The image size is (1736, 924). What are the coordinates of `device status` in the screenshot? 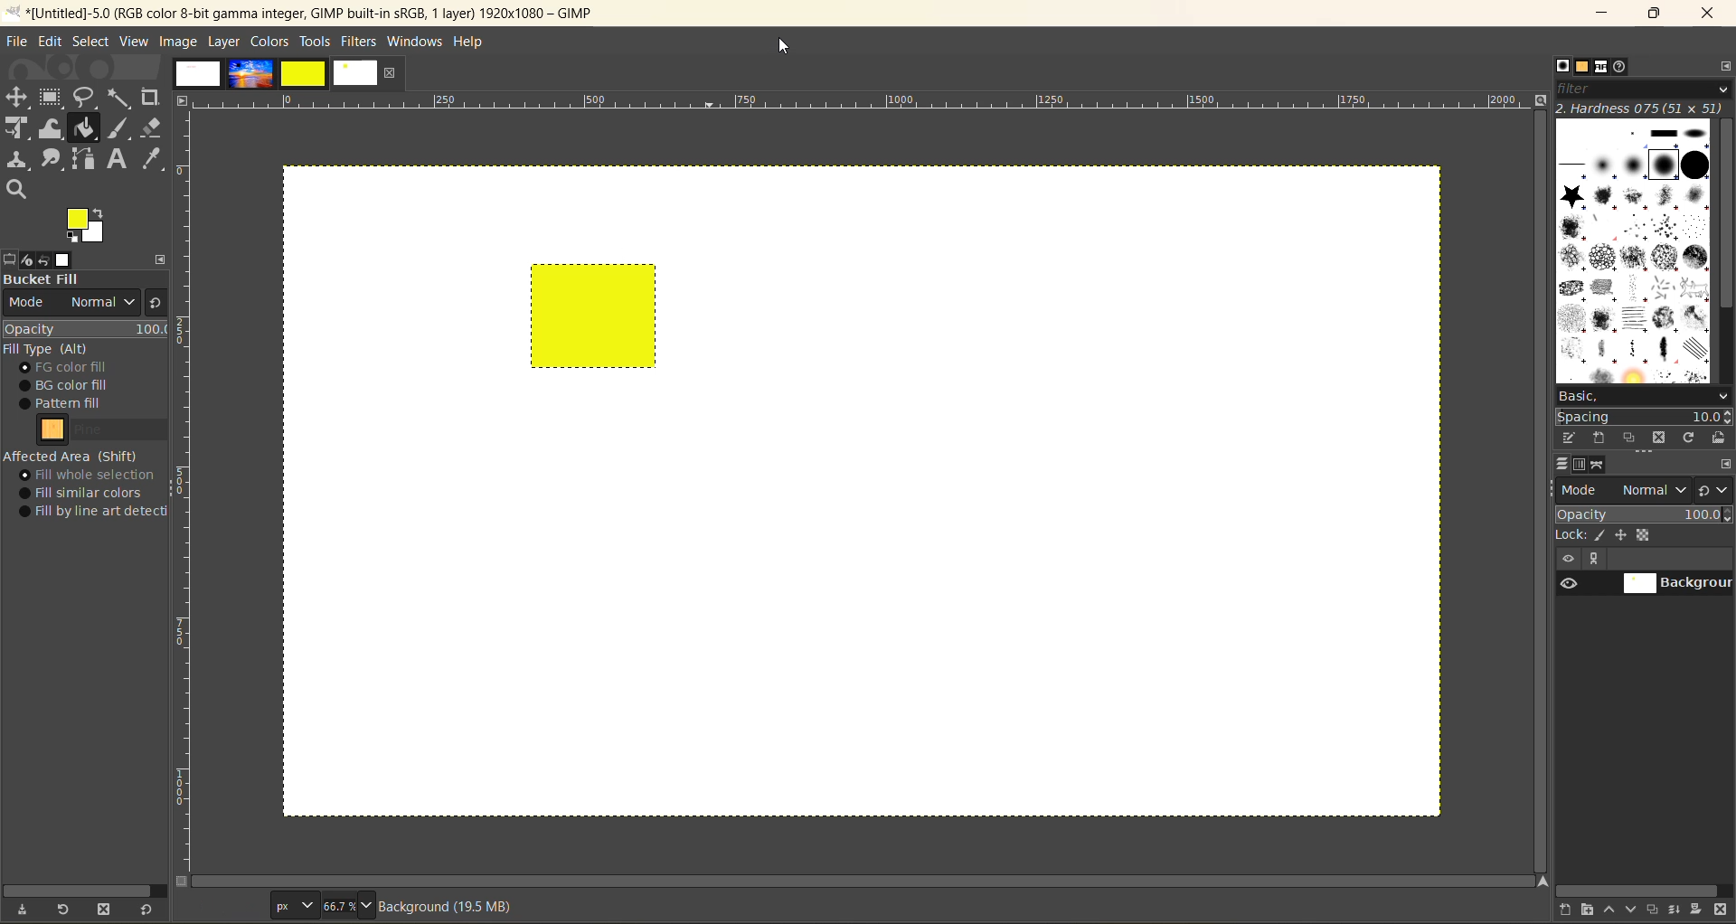 It's located at (22, 260).